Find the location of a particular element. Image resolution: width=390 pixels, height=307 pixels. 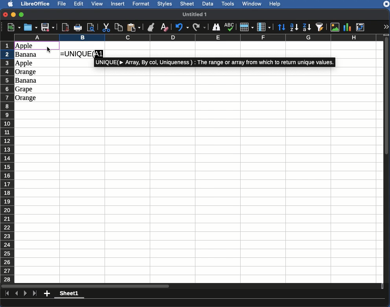

Paste is located at coordinates (134, 27).